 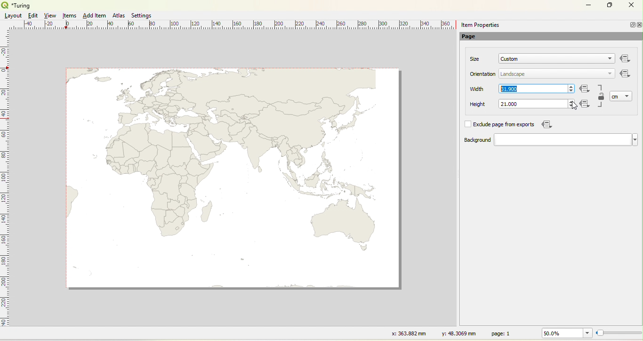 What do you see at coordinates (619, 333) in the screenshot?
I see `Resize` at bounding box center [619, 333].